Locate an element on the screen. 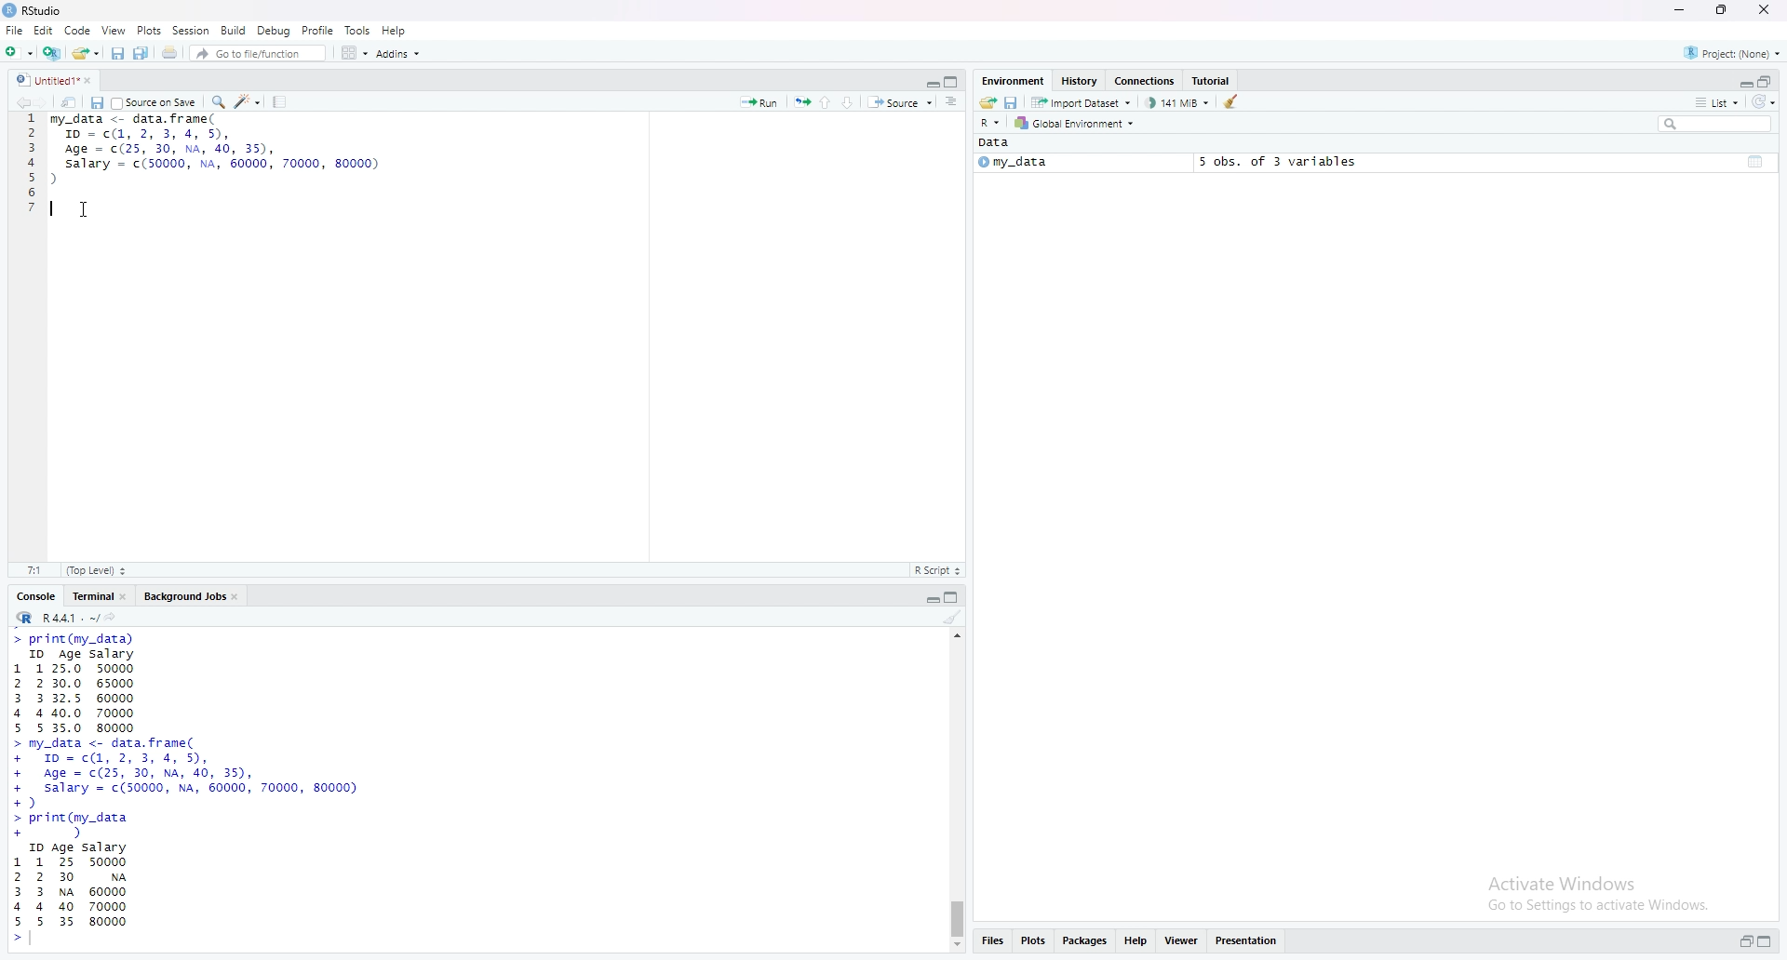 Image resolution: width=1787 pixels, height=960 pixels. collapse is located at coordinates (1769, 942).